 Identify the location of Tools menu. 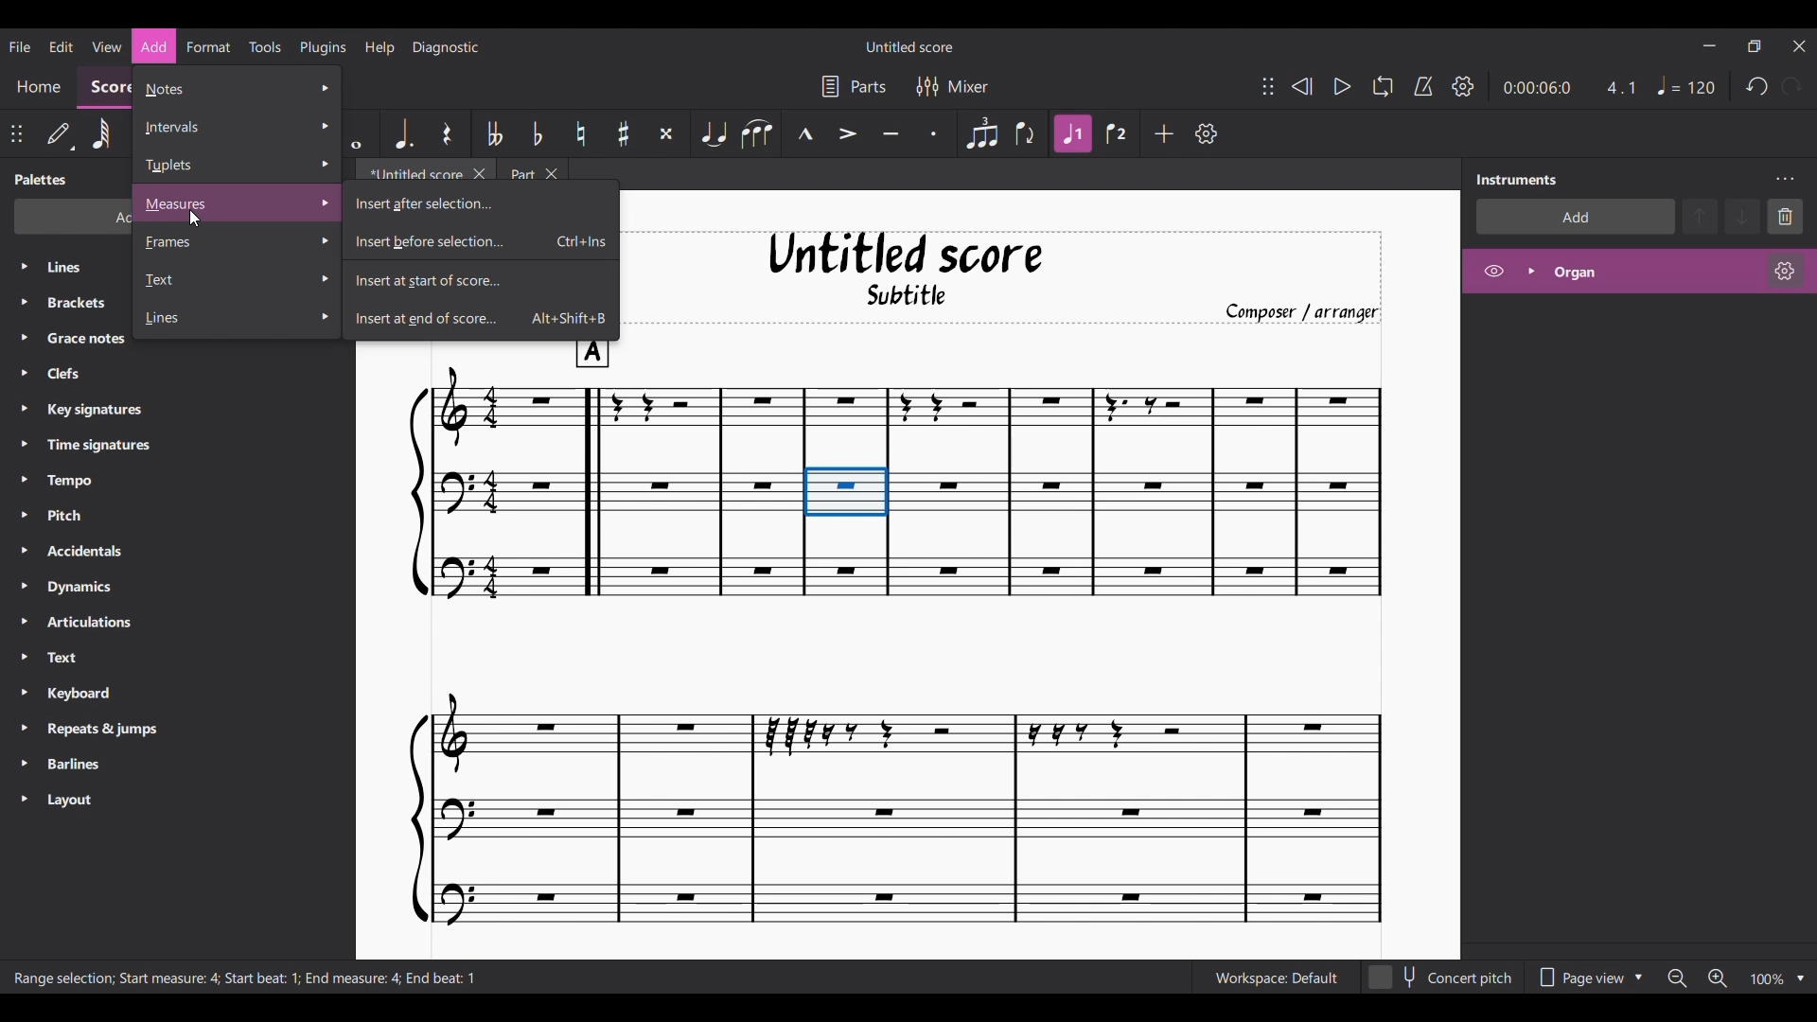
(265, 46).